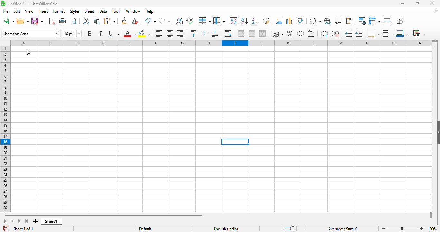  I want to click on edit, so click(17, 11).